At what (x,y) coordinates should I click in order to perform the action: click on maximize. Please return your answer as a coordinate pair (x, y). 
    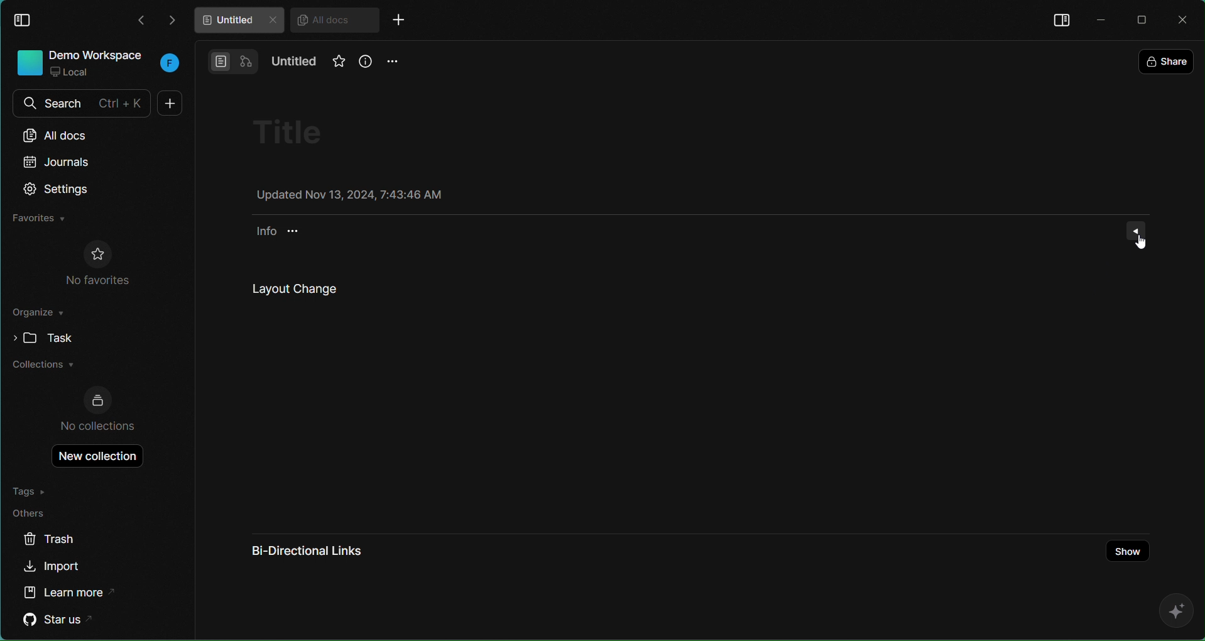
    Looking at the image, I should click on (1144, 19).